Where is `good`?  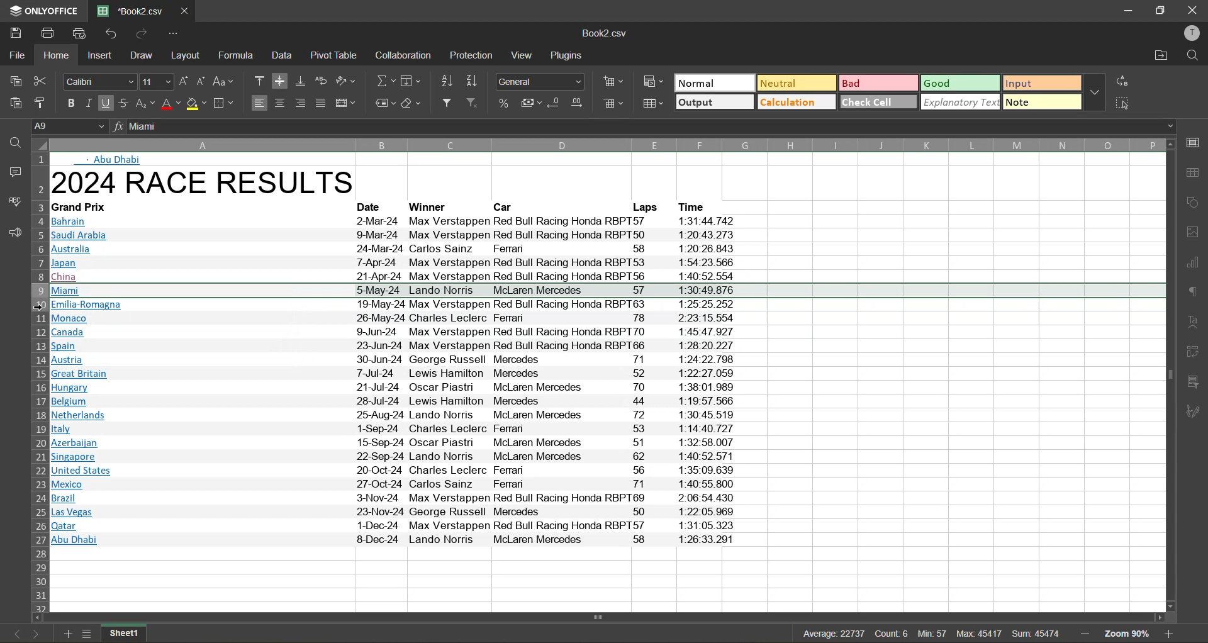 good is located at coordinates (960, 83).